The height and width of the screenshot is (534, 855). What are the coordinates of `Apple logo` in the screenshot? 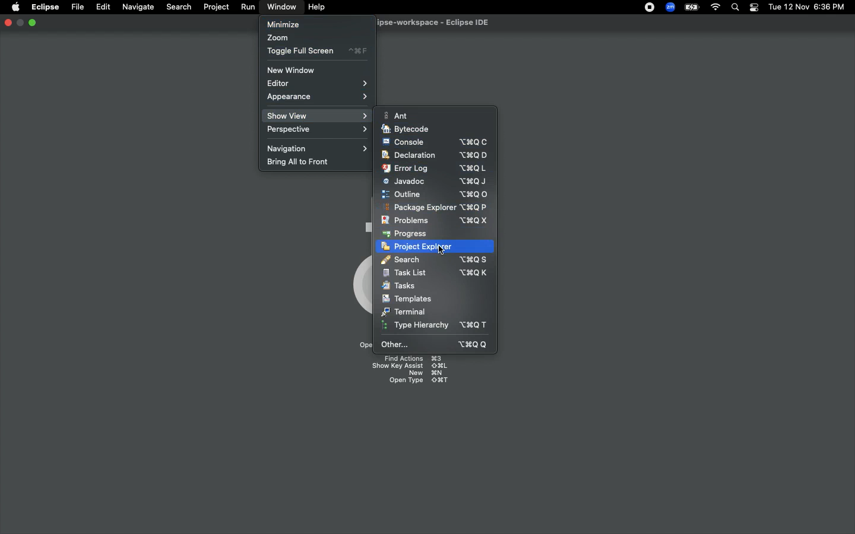 It's located at (15, 7).